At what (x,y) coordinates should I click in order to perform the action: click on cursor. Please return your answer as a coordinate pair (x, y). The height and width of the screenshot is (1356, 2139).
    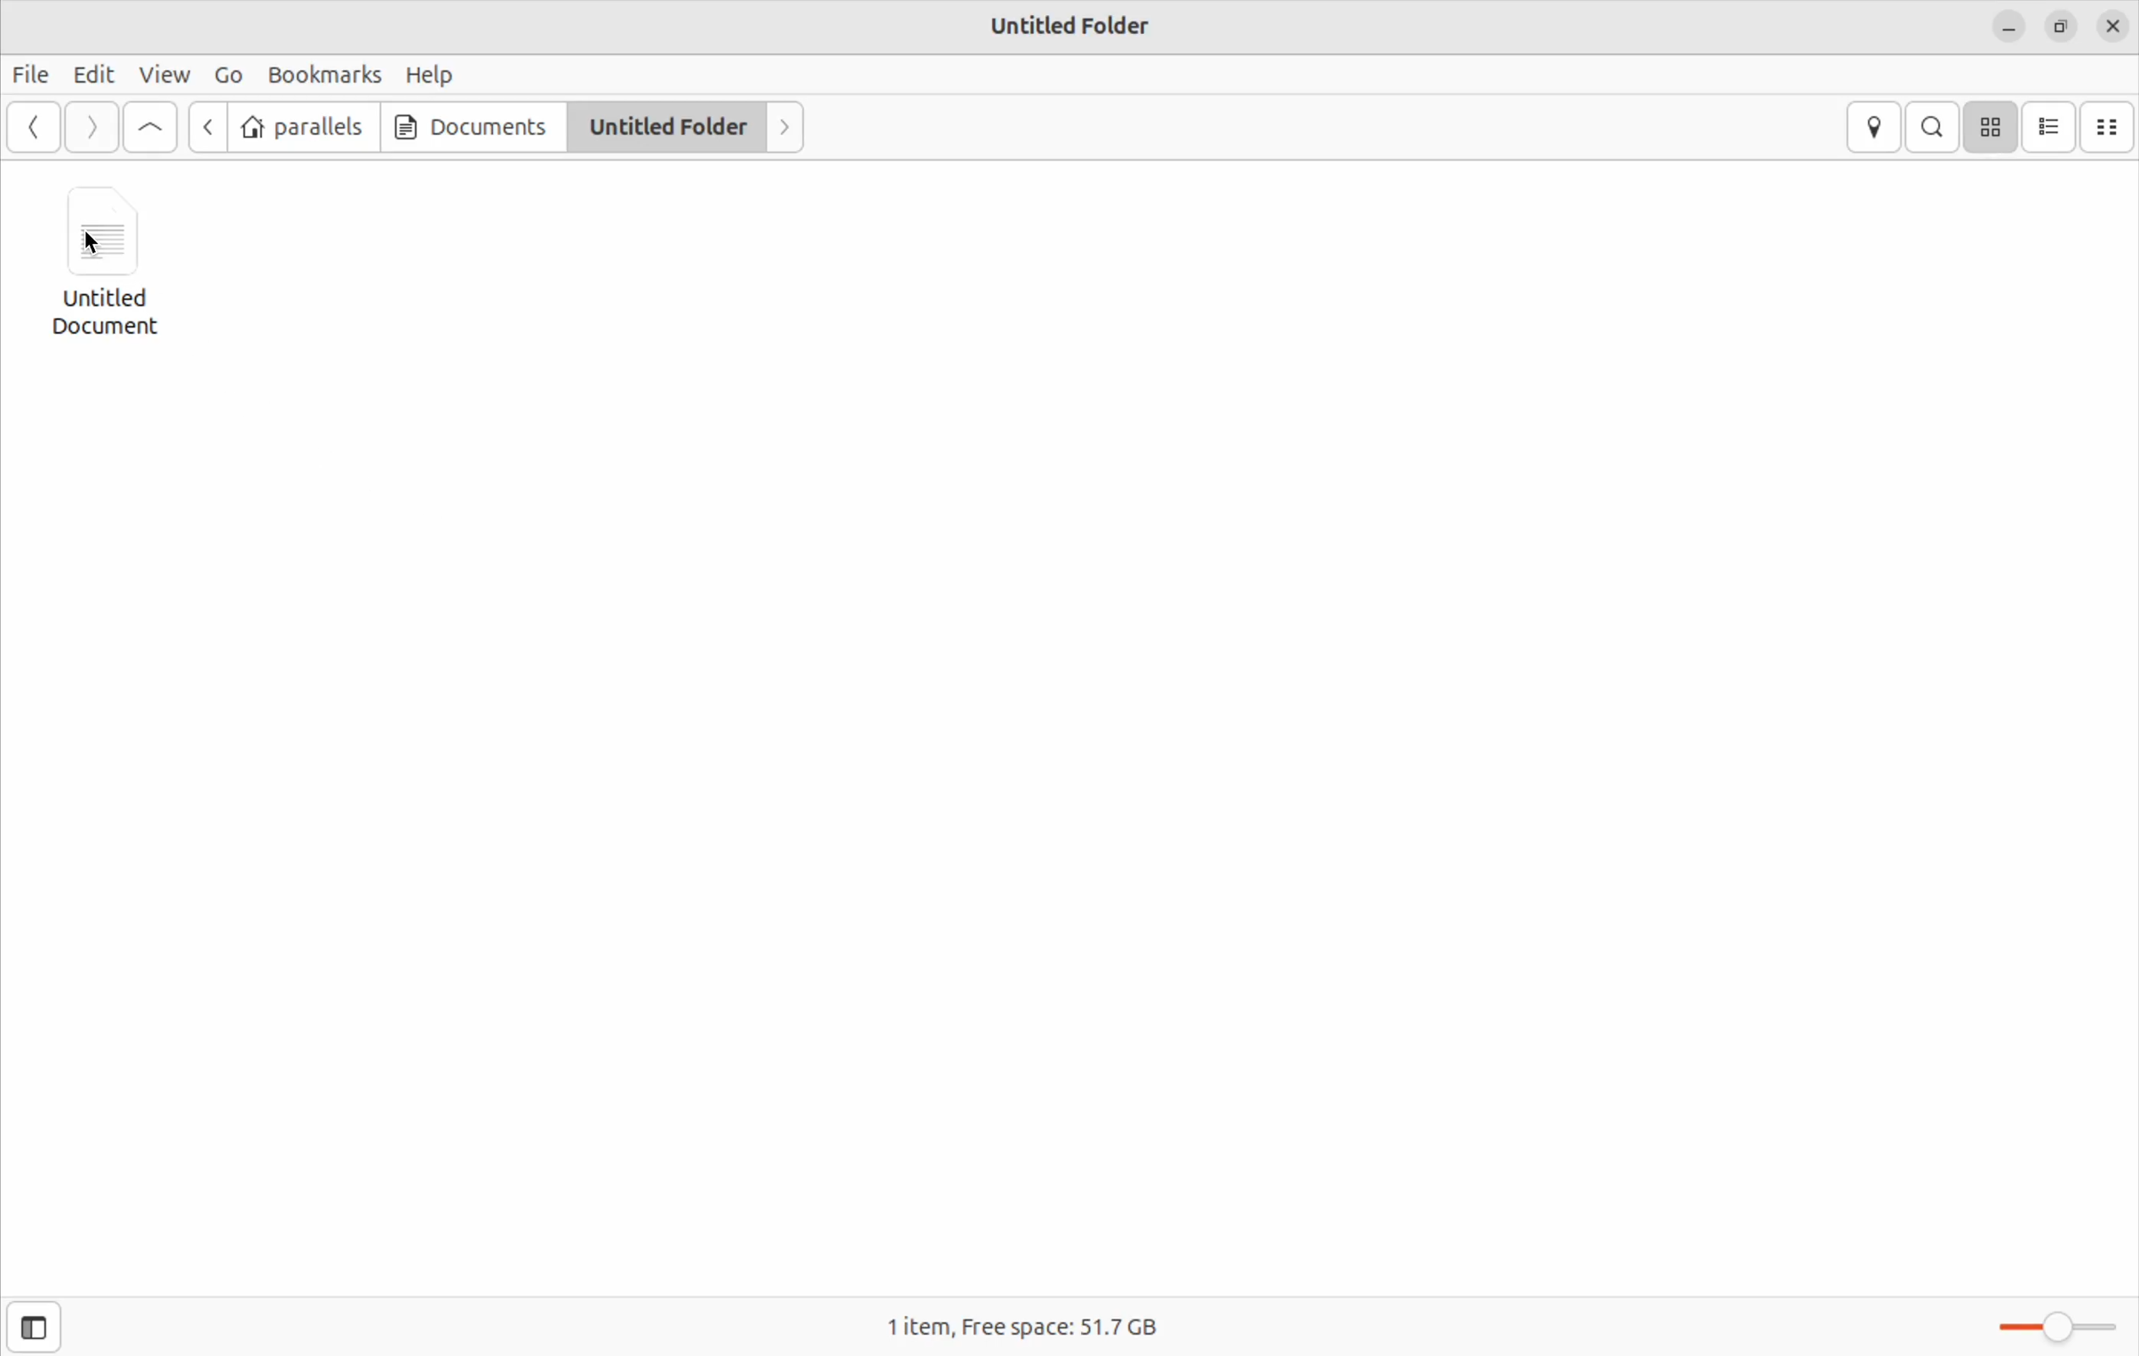
    Looking at the image, I should click on (99, 237).